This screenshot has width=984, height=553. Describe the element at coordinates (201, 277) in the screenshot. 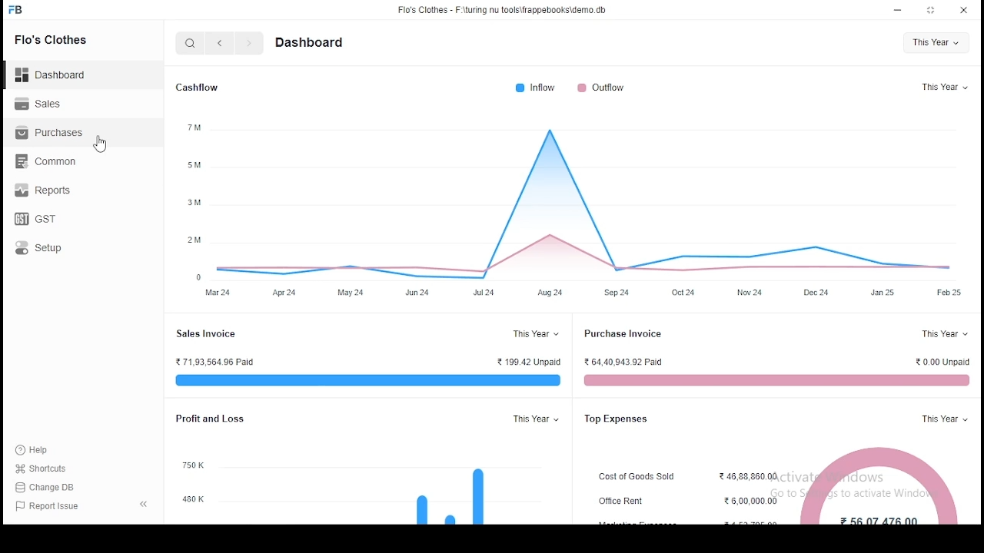

I see `0` at that location.